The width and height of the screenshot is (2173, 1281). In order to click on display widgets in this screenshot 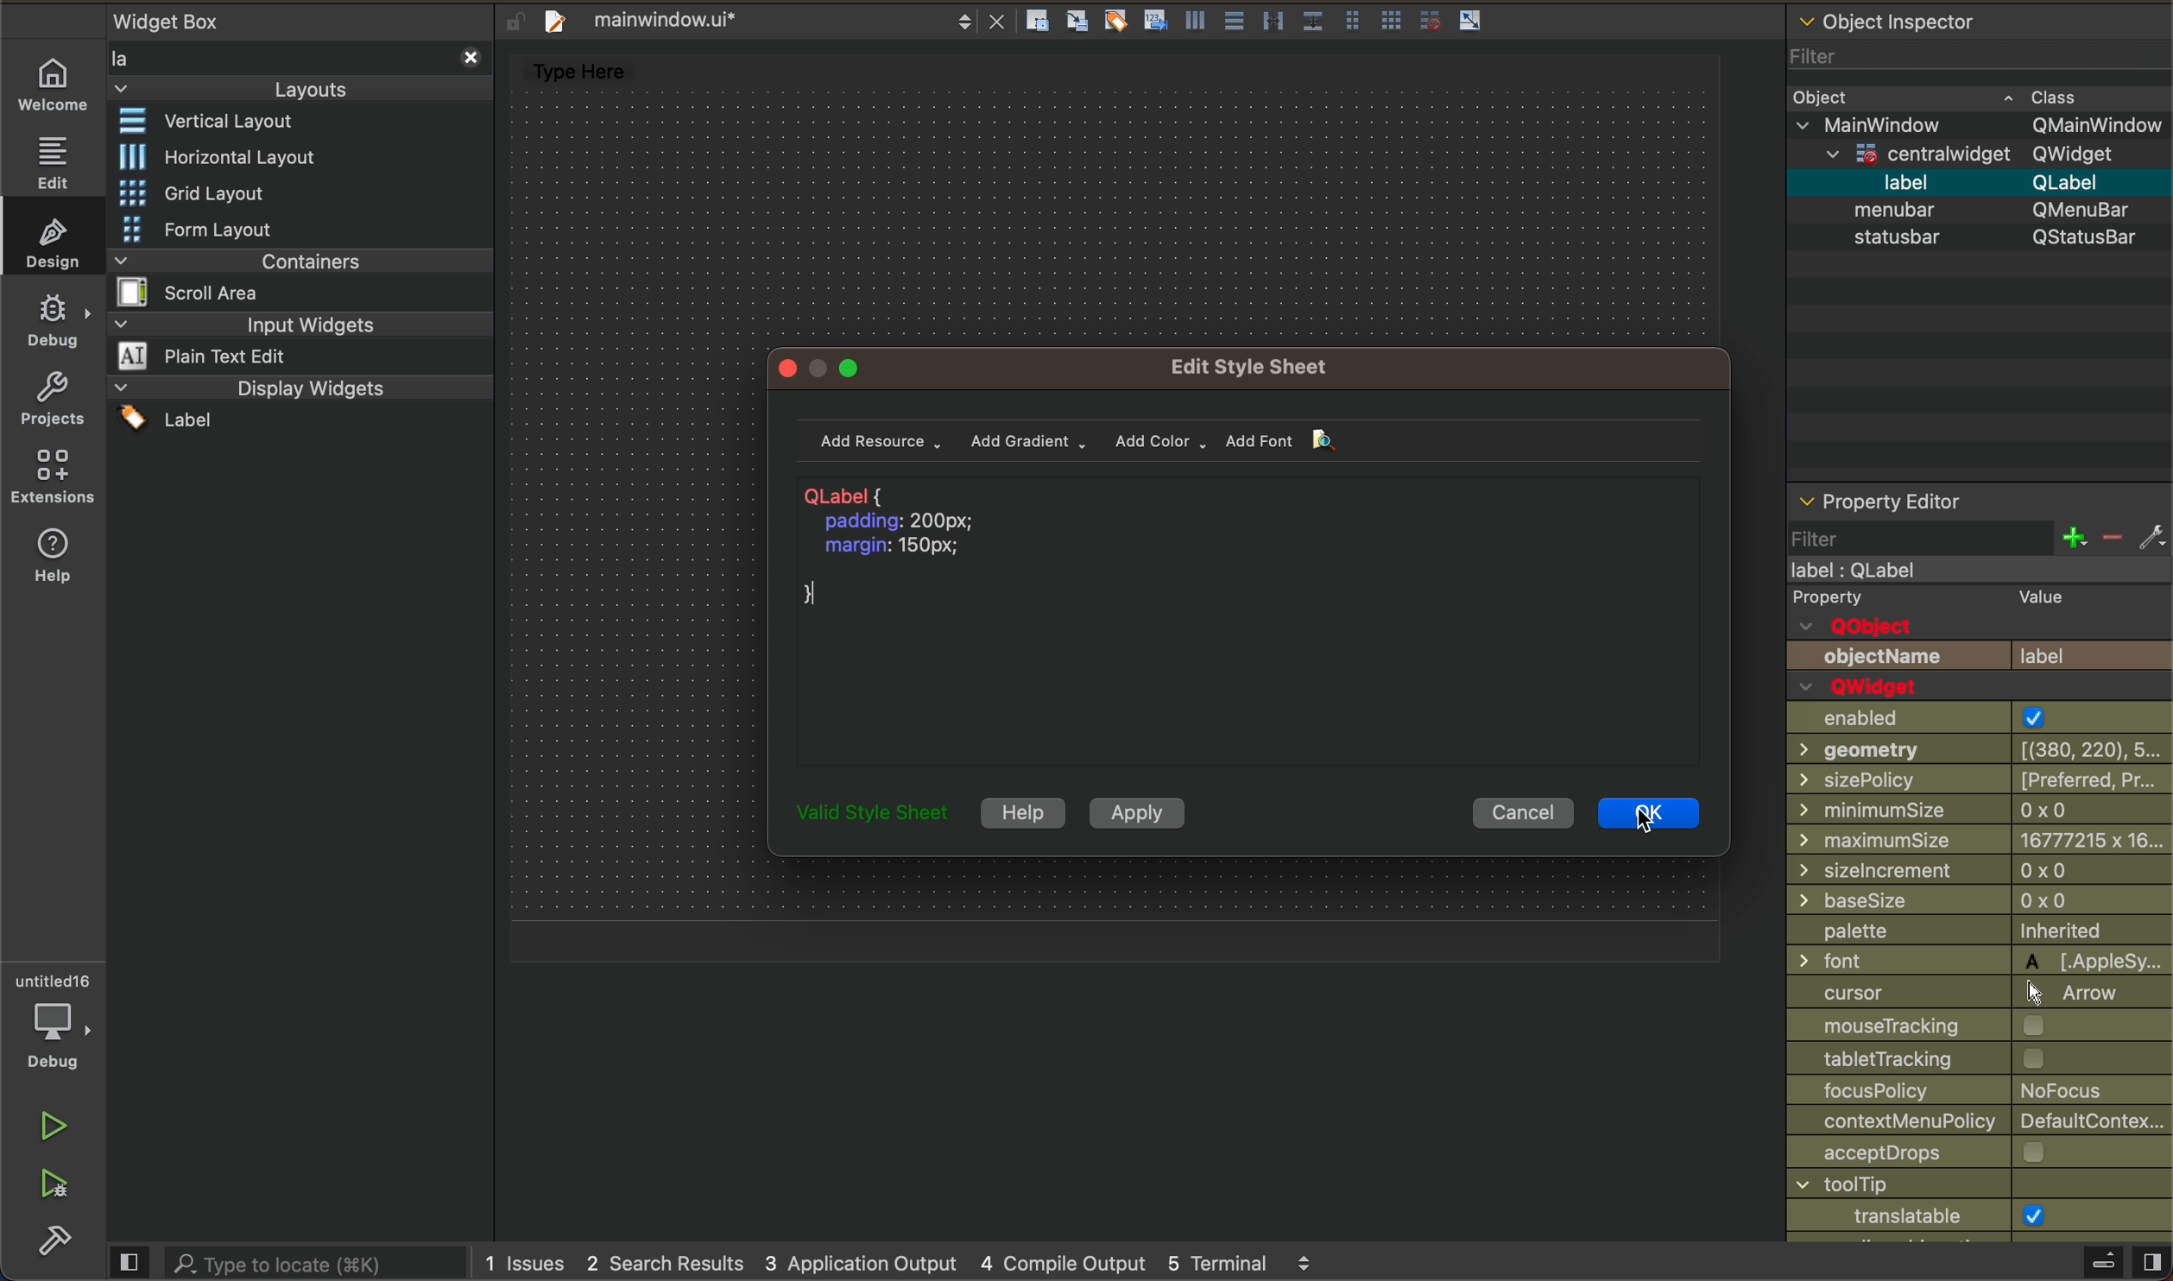, I will do `click(300, 407)`.